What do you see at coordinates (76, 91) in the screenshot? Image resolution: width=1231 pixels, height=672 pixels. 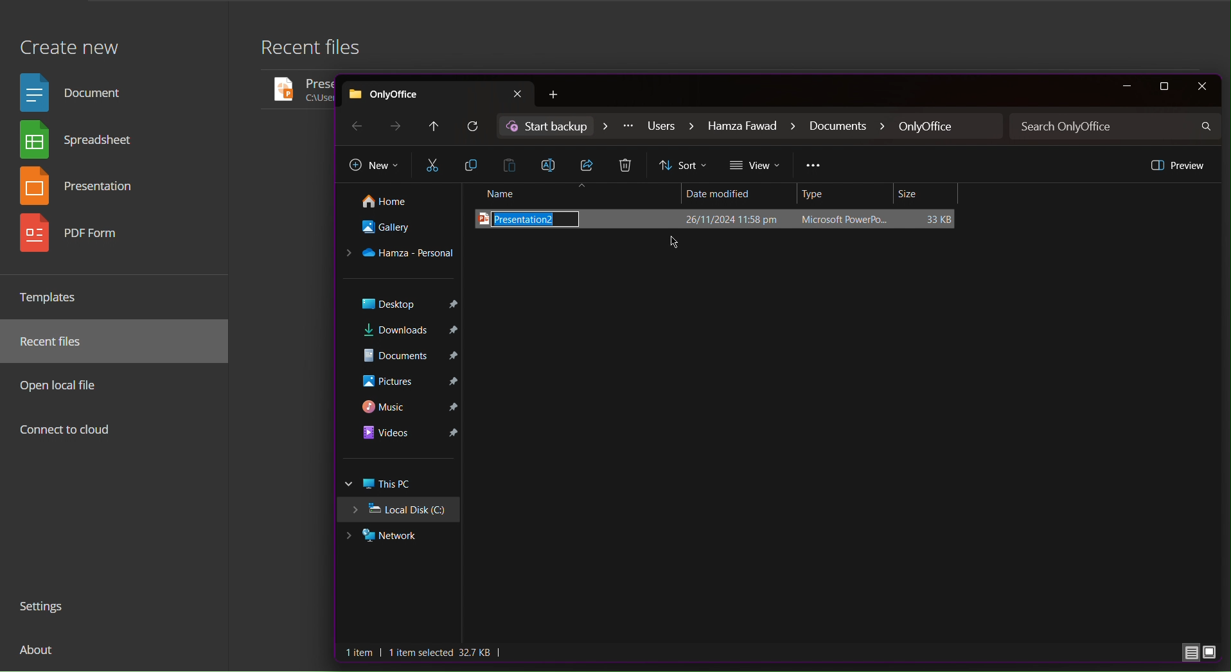 I see `Document` at bounding box center [76, 91].